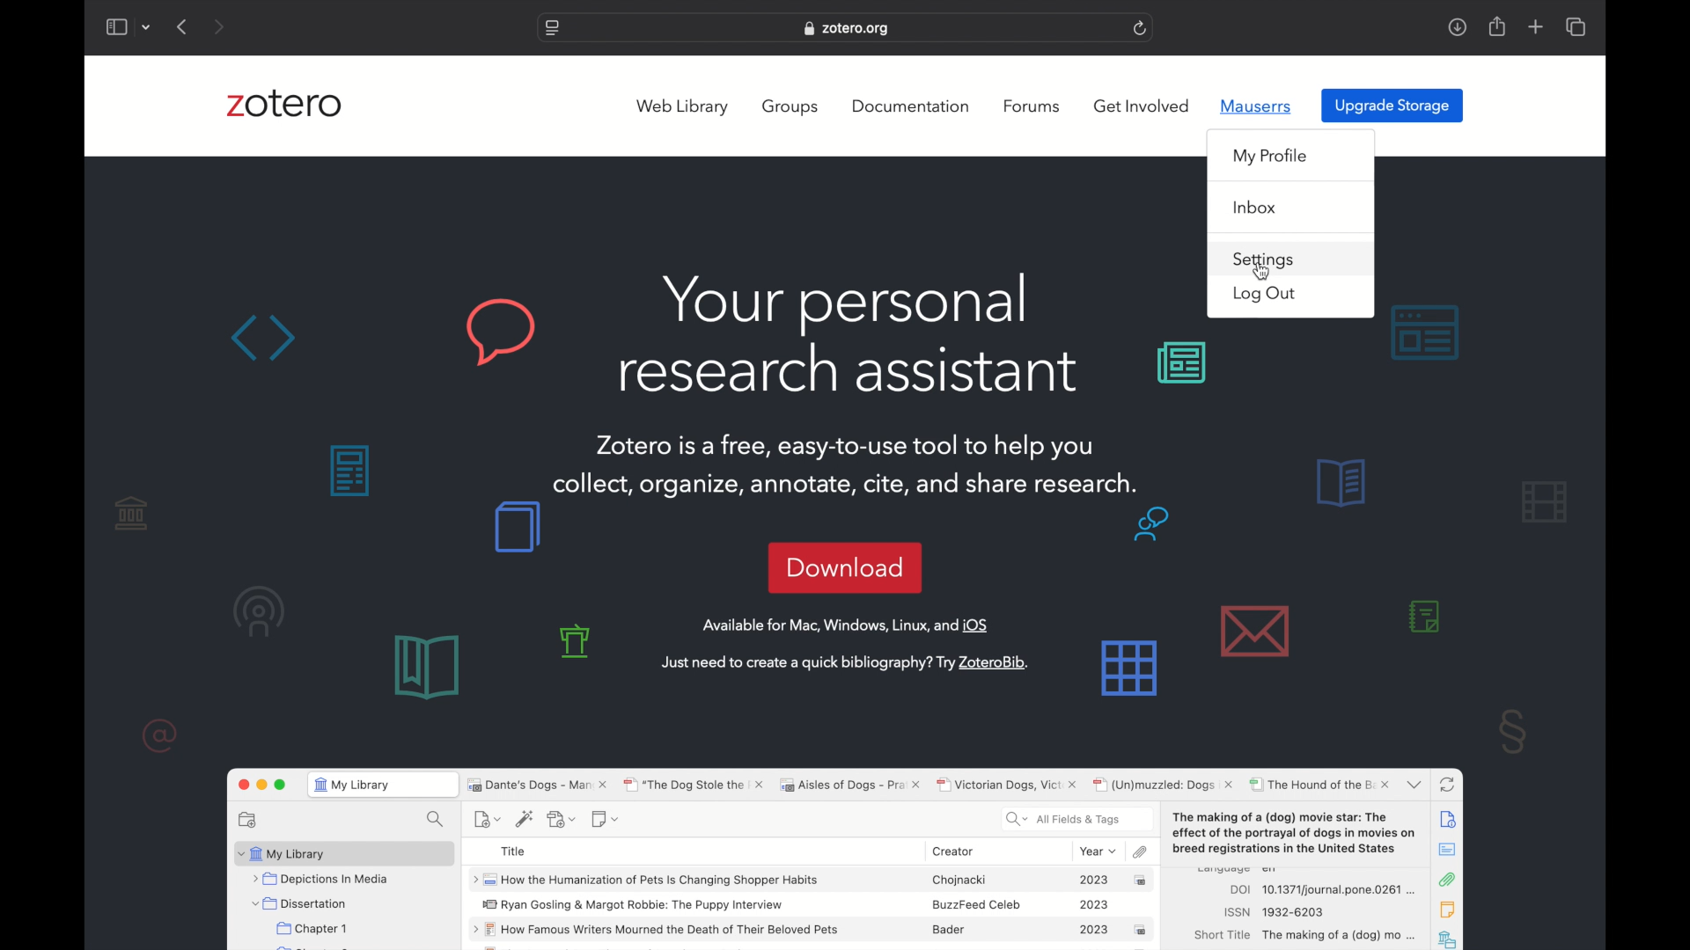 The width and height of the screenshot is (1690, 950). Describe the element at coordinates (1457, 604) in the screenshot. I see `background graphics` at that location.